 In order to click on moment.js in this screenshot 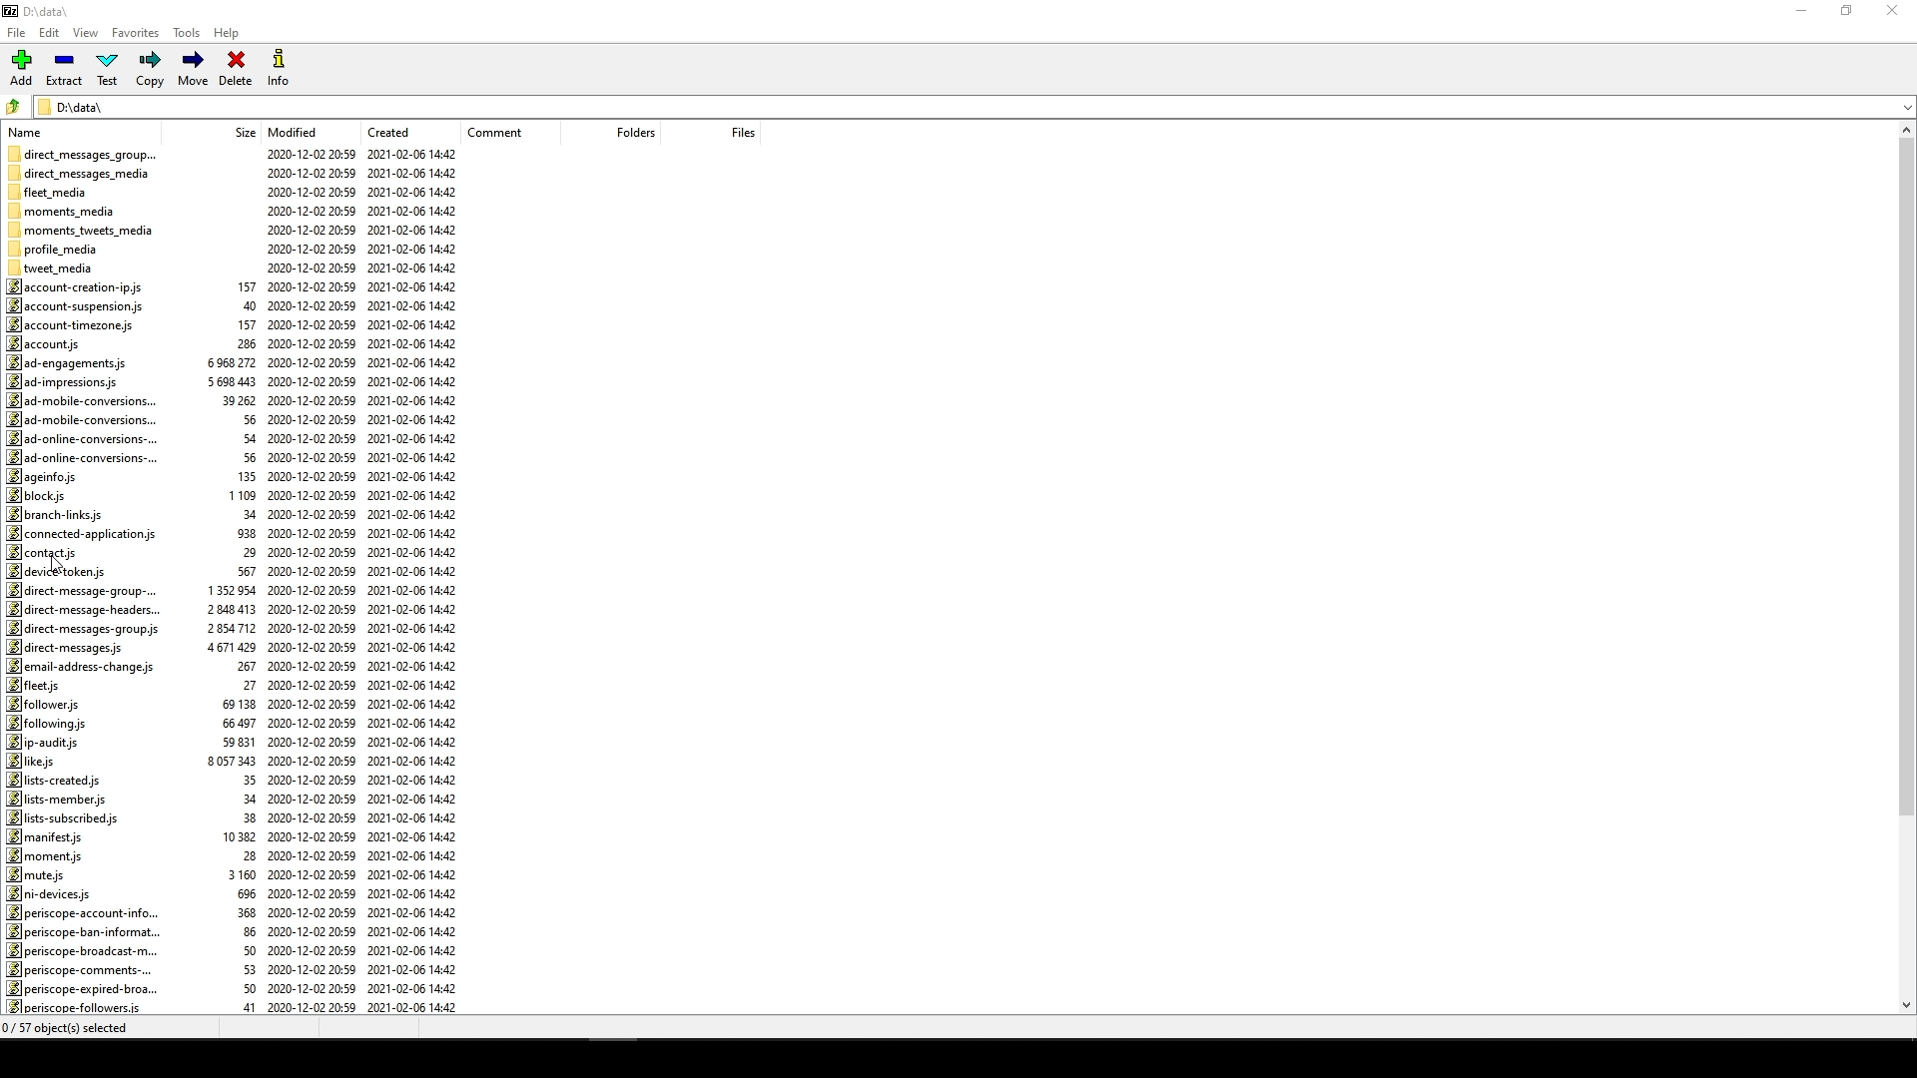, I will do `click(47, 854)`.